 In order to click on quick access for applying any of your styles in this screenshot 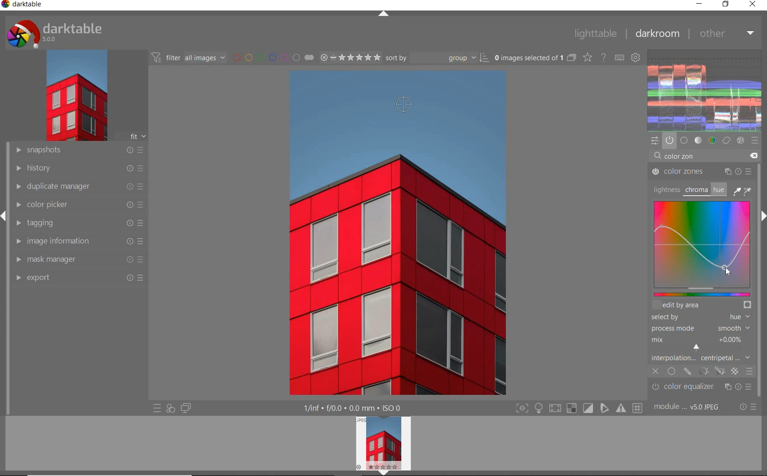, I will do `click(171, 408)`.